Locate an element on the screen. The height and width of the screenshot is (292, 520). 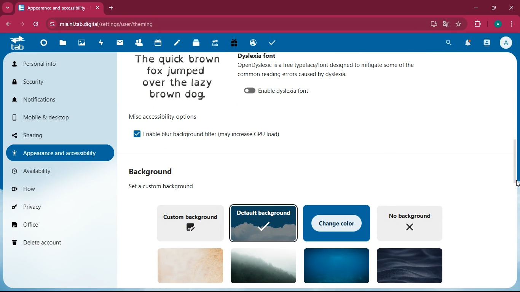
set a custom background is located at coordinates (164, 187).